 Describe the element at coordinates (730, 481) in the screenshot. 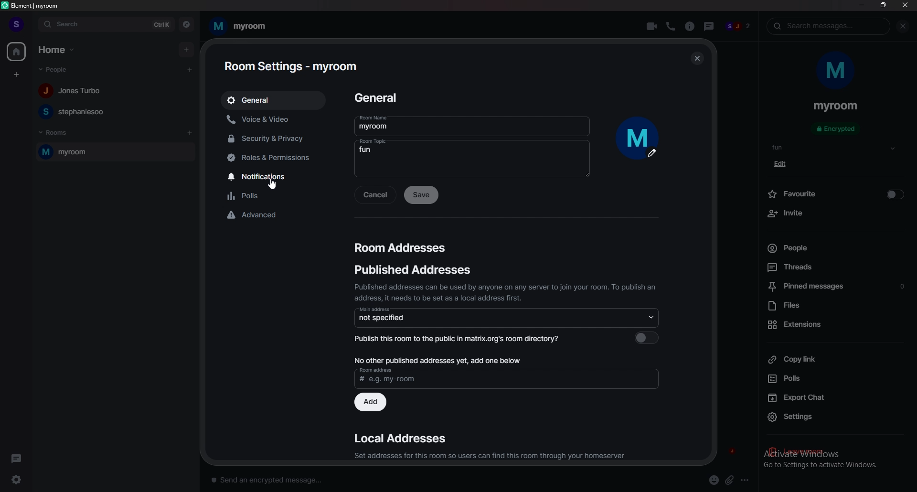

I see `attachment` at that location.